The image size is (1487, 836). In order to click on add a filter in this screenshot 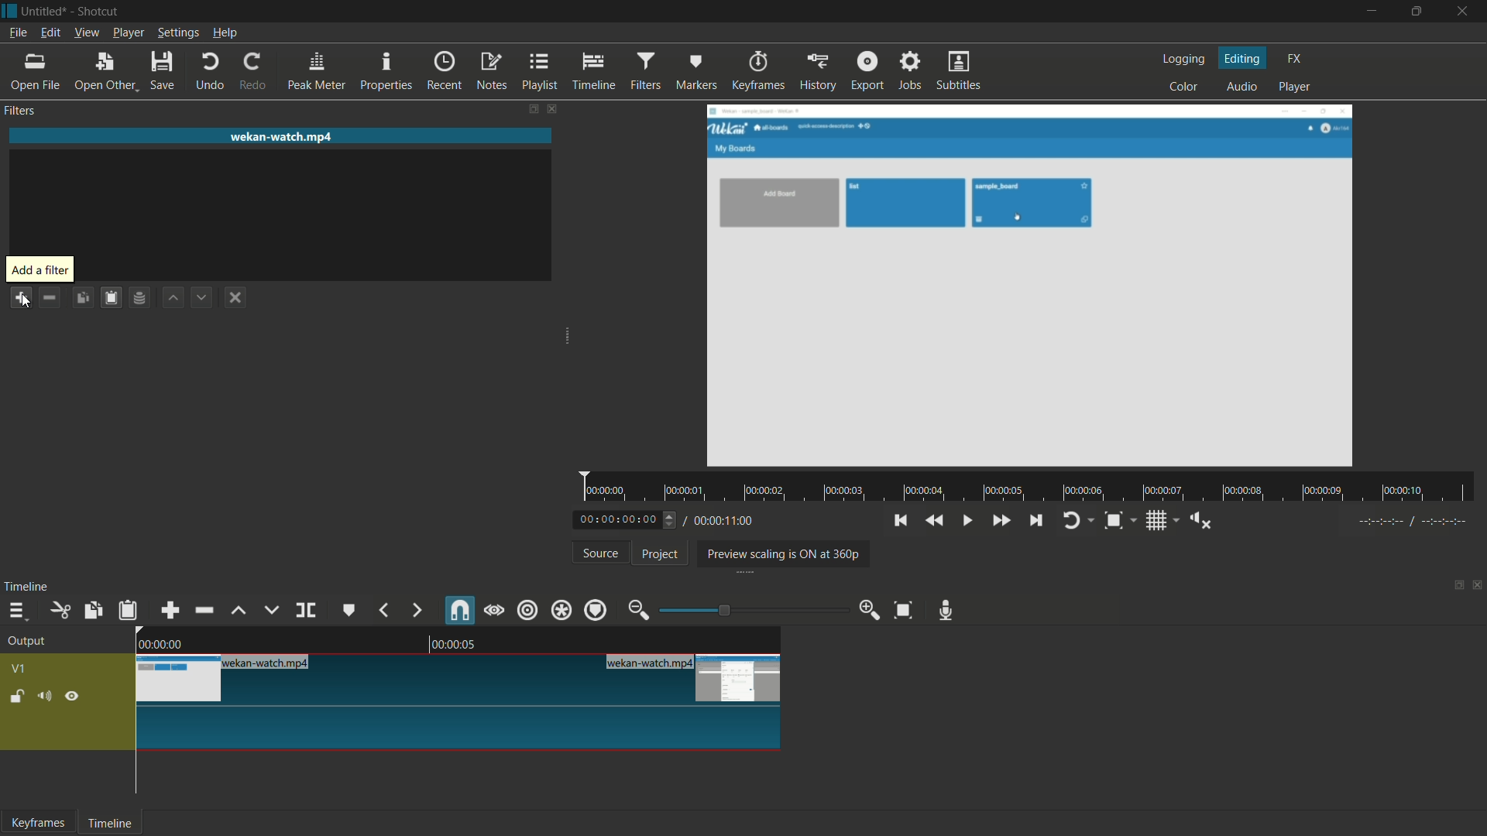, I will do `click(39, 270)`.